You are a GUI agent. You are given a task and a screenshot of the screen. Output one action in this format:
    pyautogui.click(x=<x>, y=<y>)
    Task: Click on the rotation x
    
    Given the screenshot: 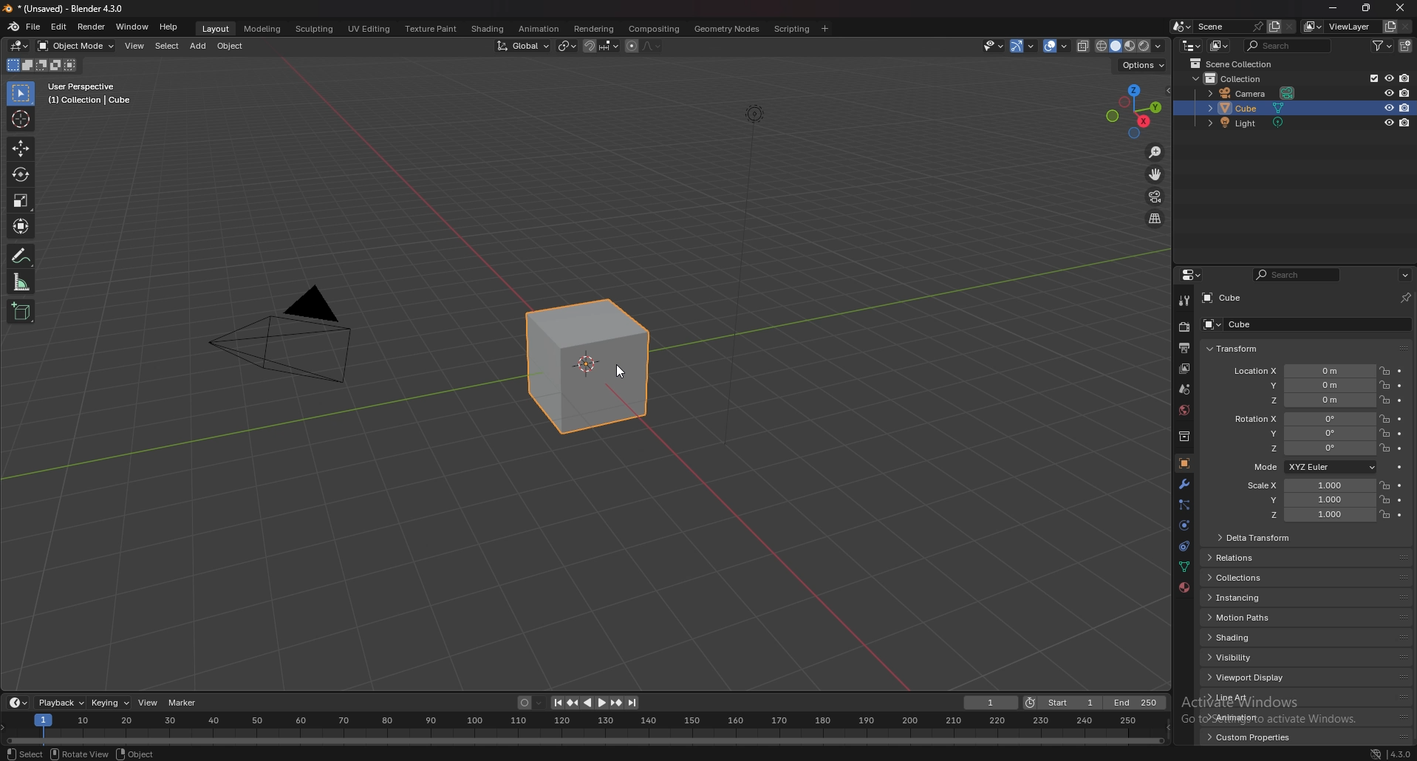 What is the action you would take?
    pyautogui.click(x=1300, y=420)
    